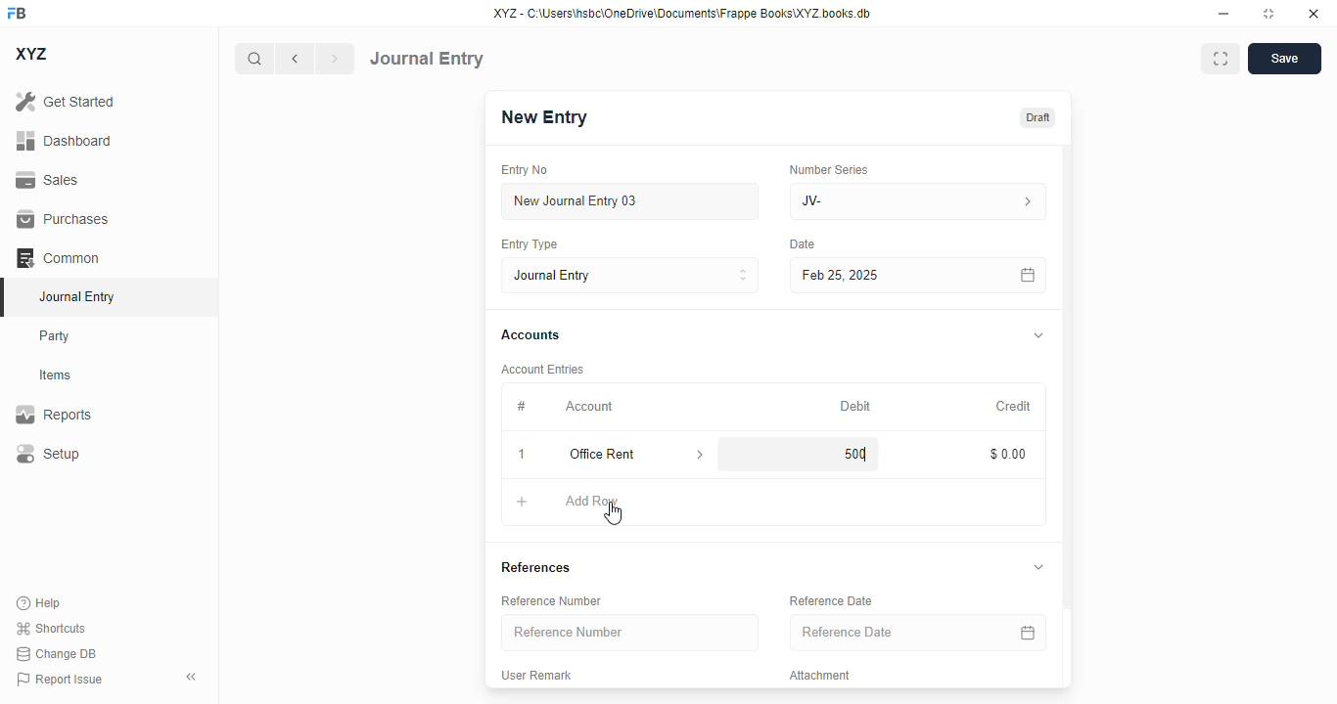 The image size is (1337, 704). Describe the element at coordinates (535, 567) in the screenshot. I see `references` at that location.